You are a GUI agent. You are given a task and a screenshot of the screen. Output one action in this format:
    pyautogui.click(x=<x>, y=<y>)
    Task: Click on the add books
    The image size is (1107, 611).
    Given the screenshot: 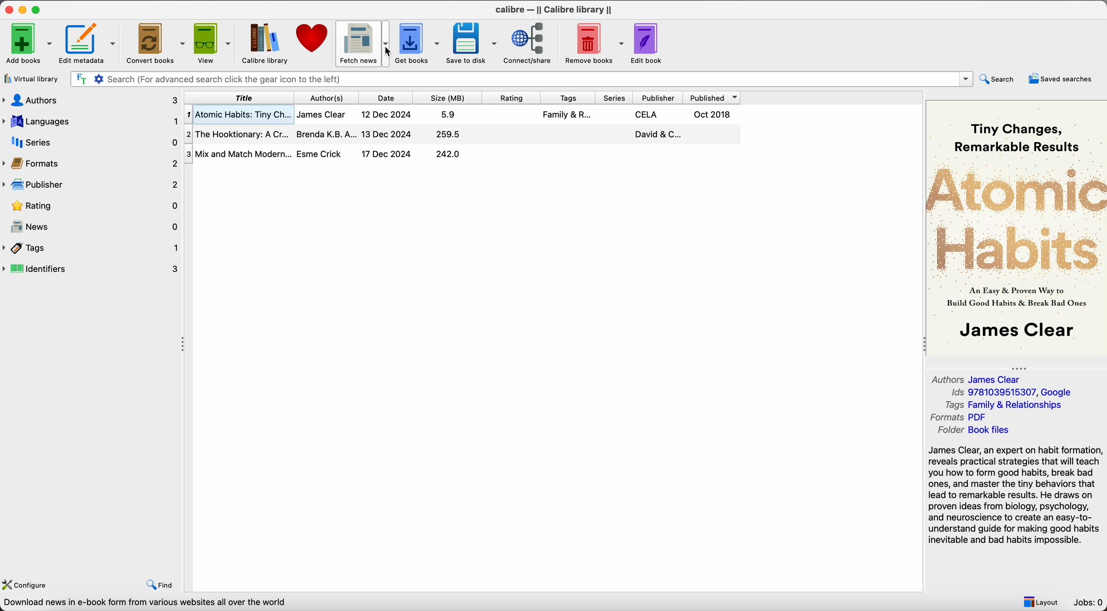 What is the action you would take?
    pyautogui.click(x=26, y=43)
    